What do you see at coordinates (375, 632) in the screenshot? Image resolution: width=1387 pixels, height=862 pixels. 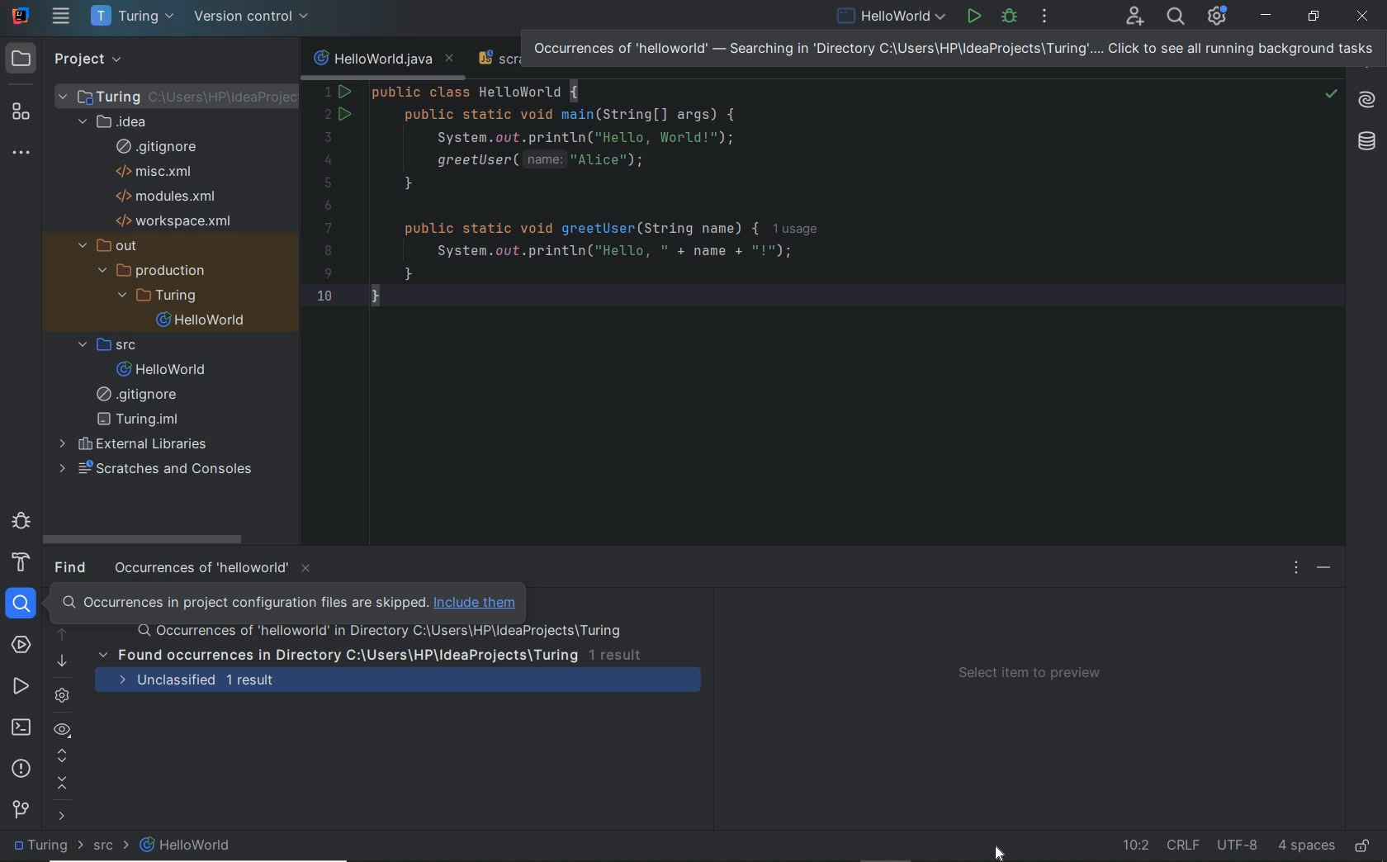 I see `occurrences of the search term` at bounding box center [375, 632].